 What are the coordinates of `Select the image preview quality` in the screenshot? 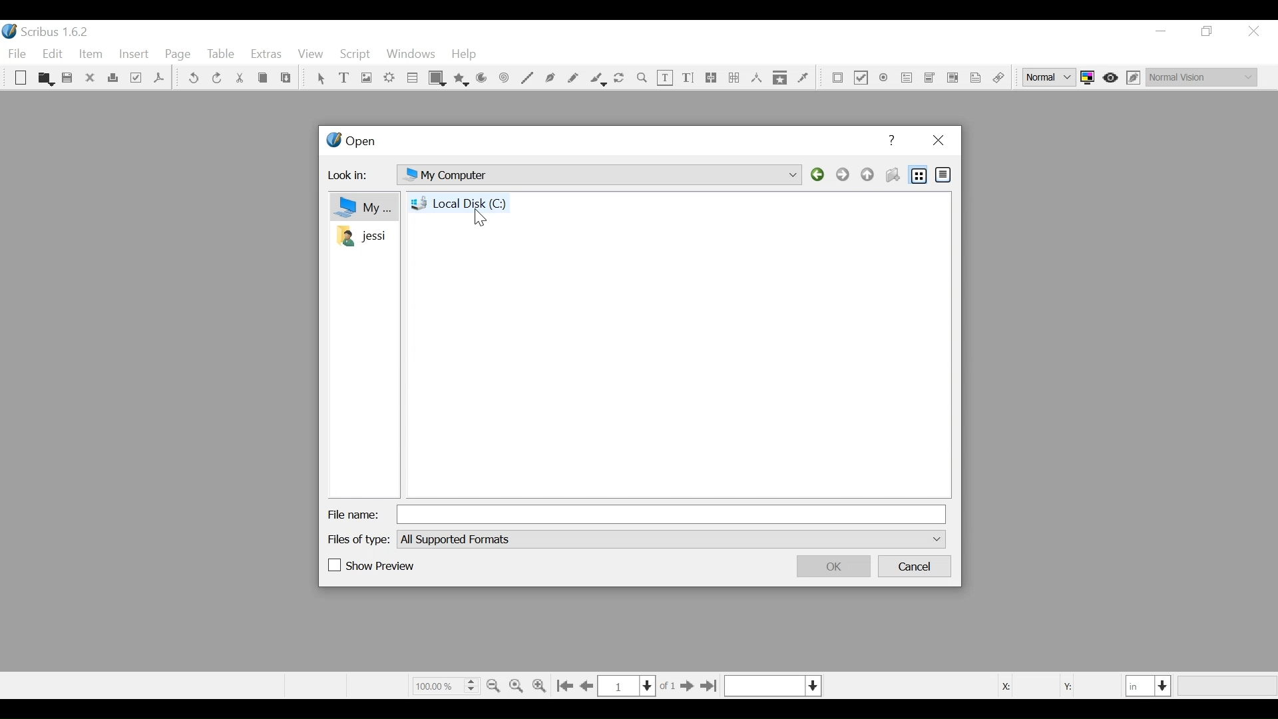 It's located at (1051, 77).